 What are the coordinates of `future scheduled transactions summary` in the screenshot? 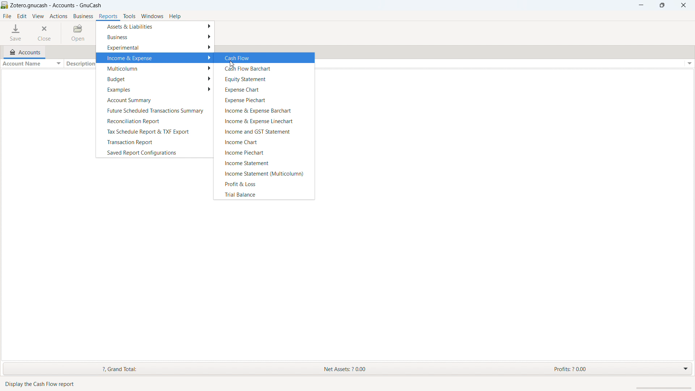 It's located at (155, 110).